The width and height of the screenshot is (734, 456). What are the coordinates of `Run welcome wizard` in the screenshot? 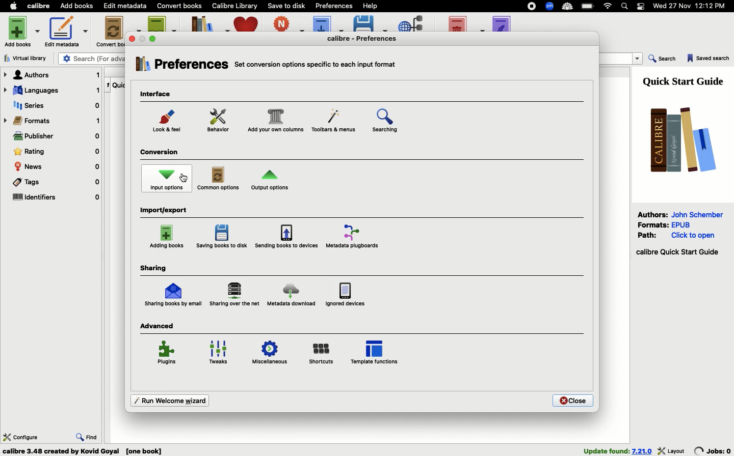 It's located at (168, 400).